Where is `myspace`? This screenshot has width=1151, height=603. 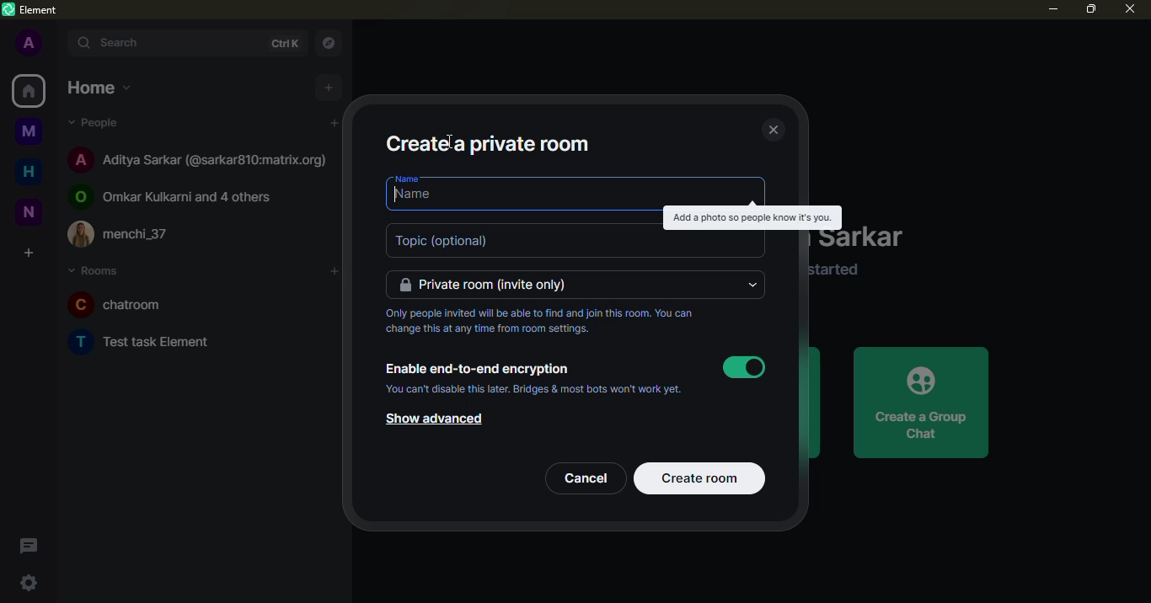
myspace is located at coordinates (30, 133).